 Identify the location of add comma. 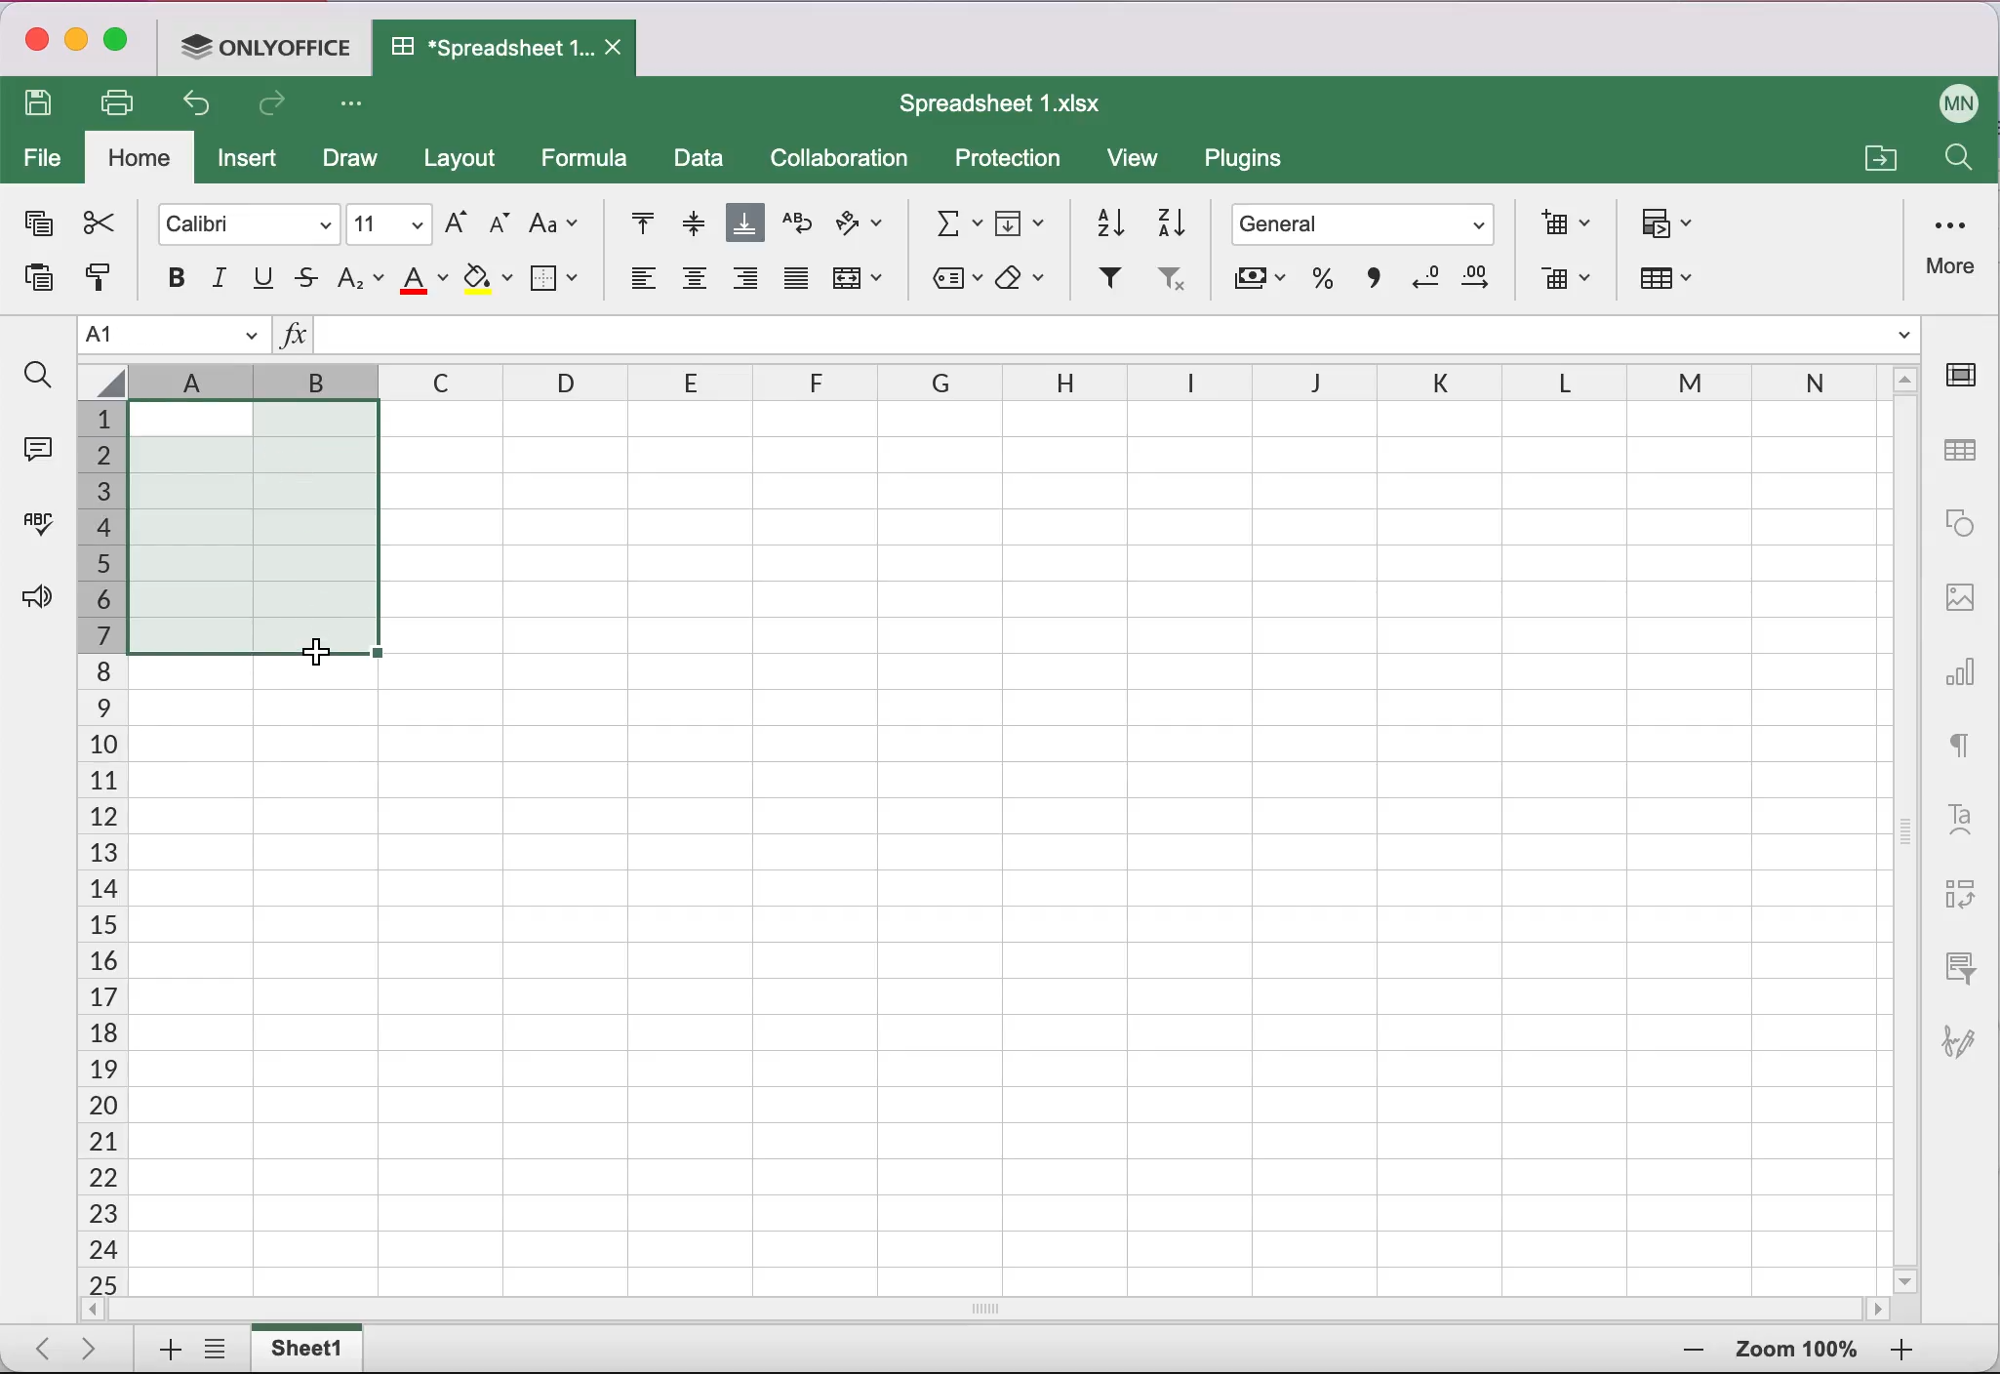
(1370, 285).